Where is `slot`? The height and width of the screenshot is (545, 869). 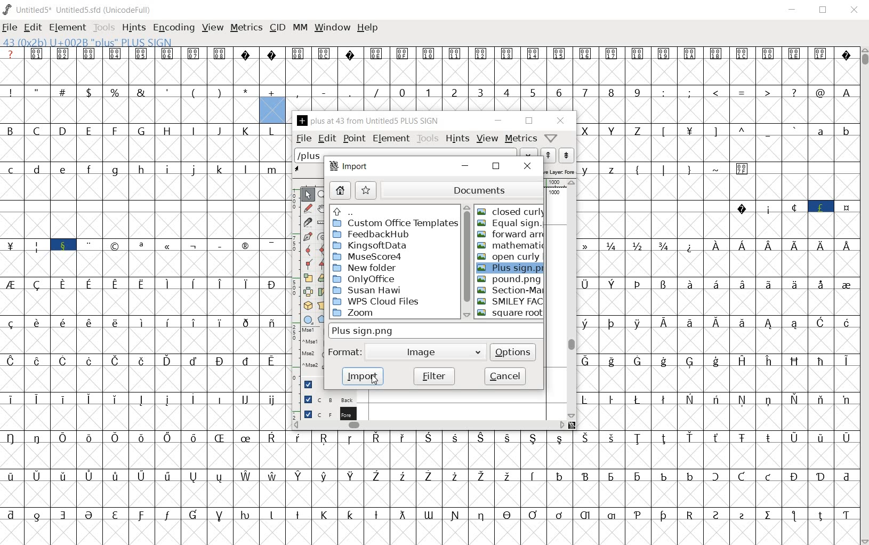
slot is located at coordinates (144, 220).